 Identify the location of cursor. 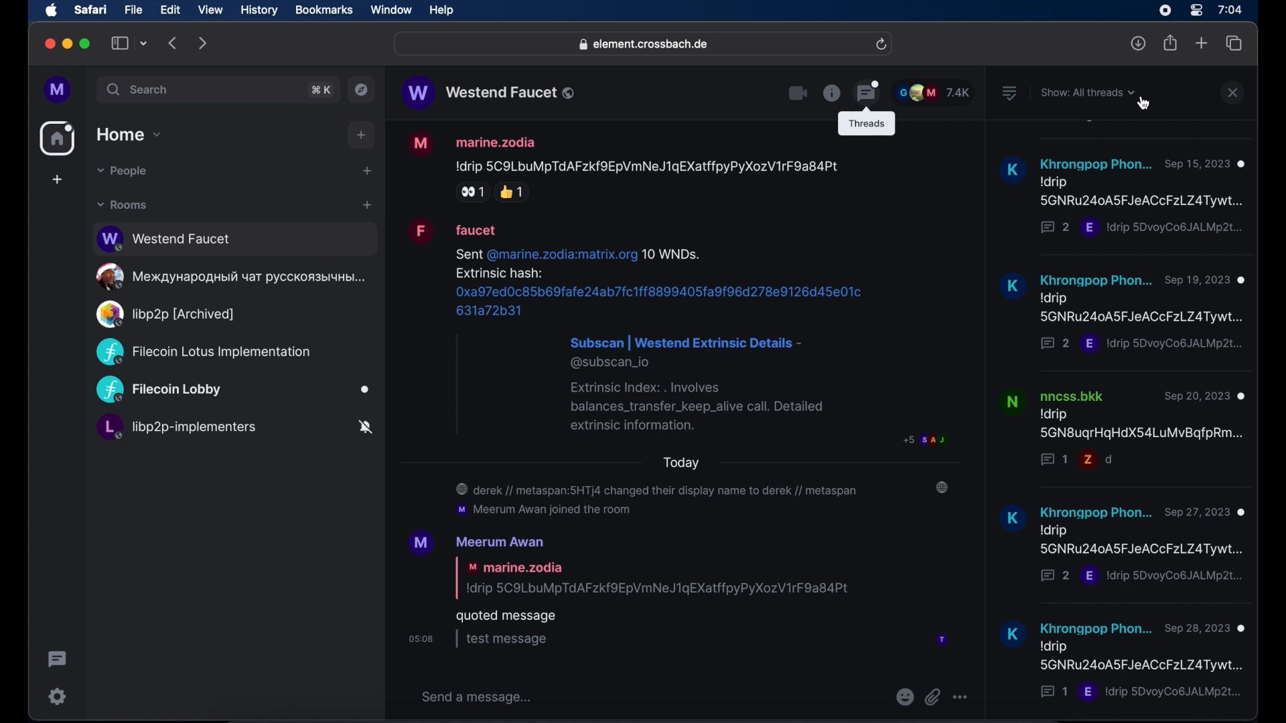
(1145, 104).